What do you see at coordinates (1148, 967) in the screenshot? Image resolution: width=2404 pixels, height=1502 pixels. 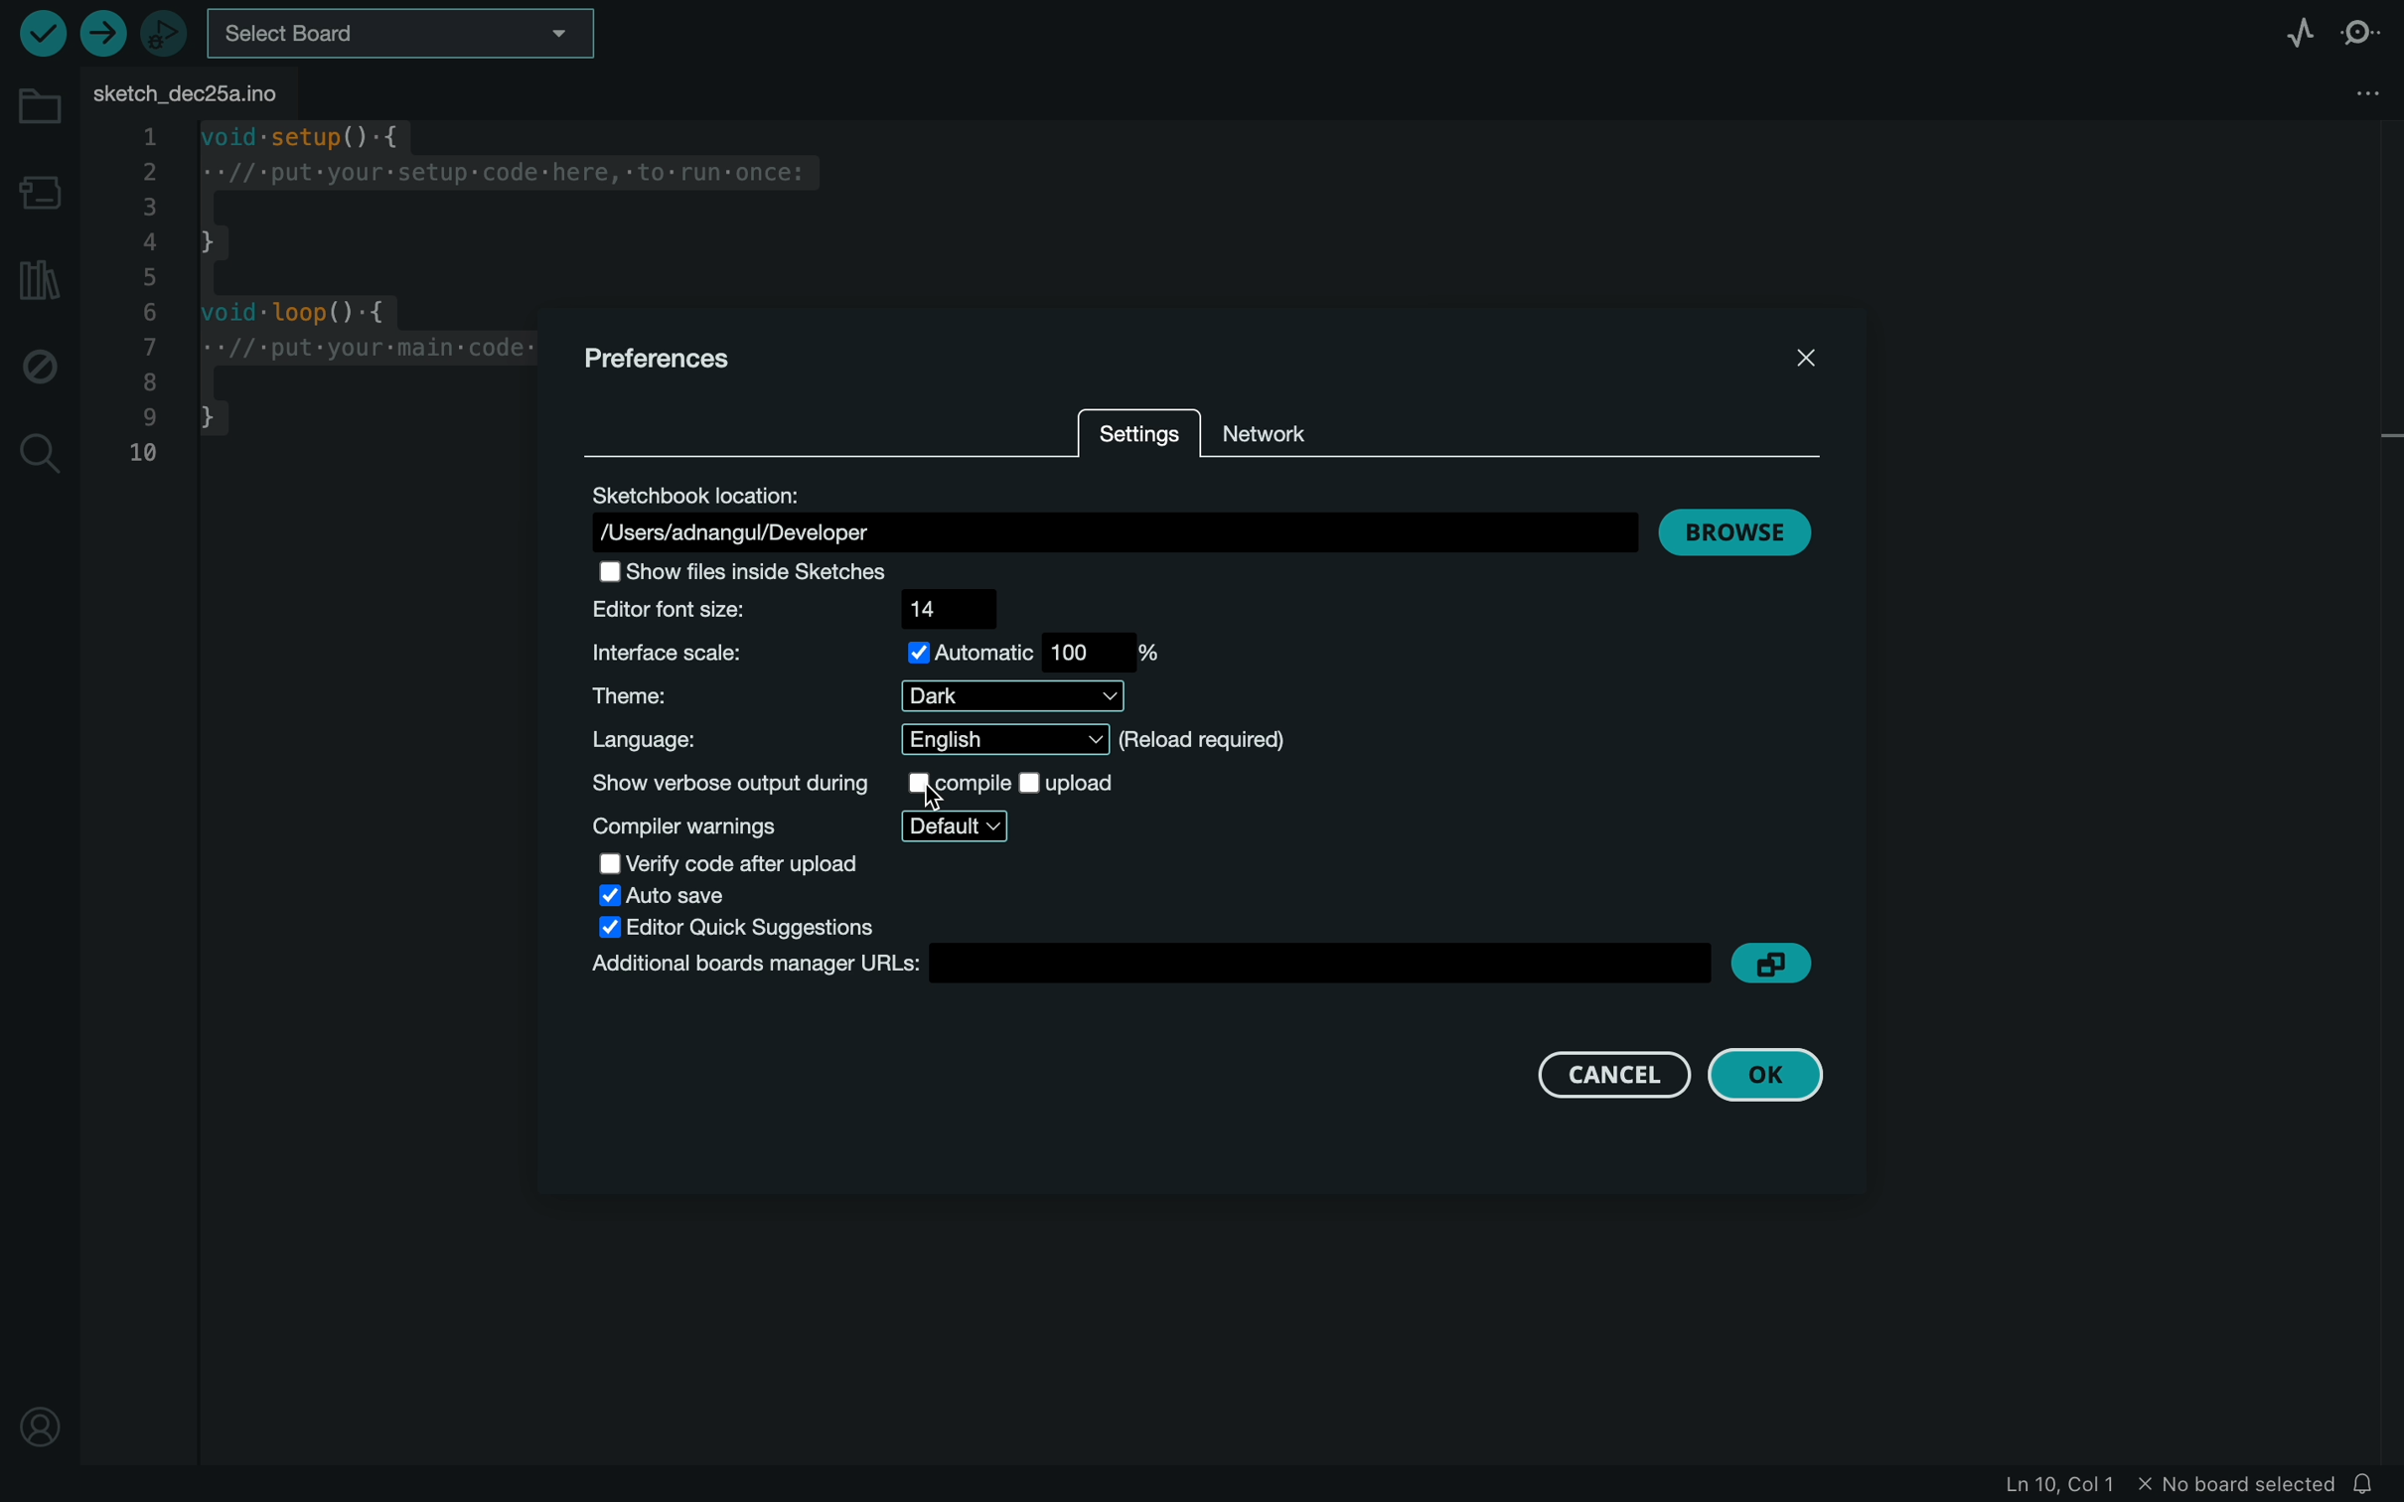 I see `board  manager` at bounding box center [1148, 967].